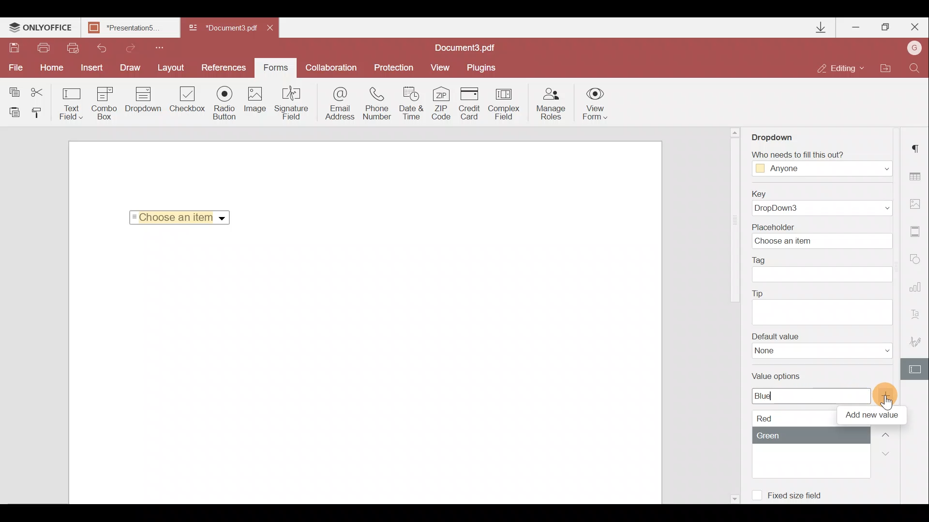 The width and height of the screenshot is (929, 522). Describe the element at coordinates (188, 100) in the screenshot. I see `Checkbox` at that location.